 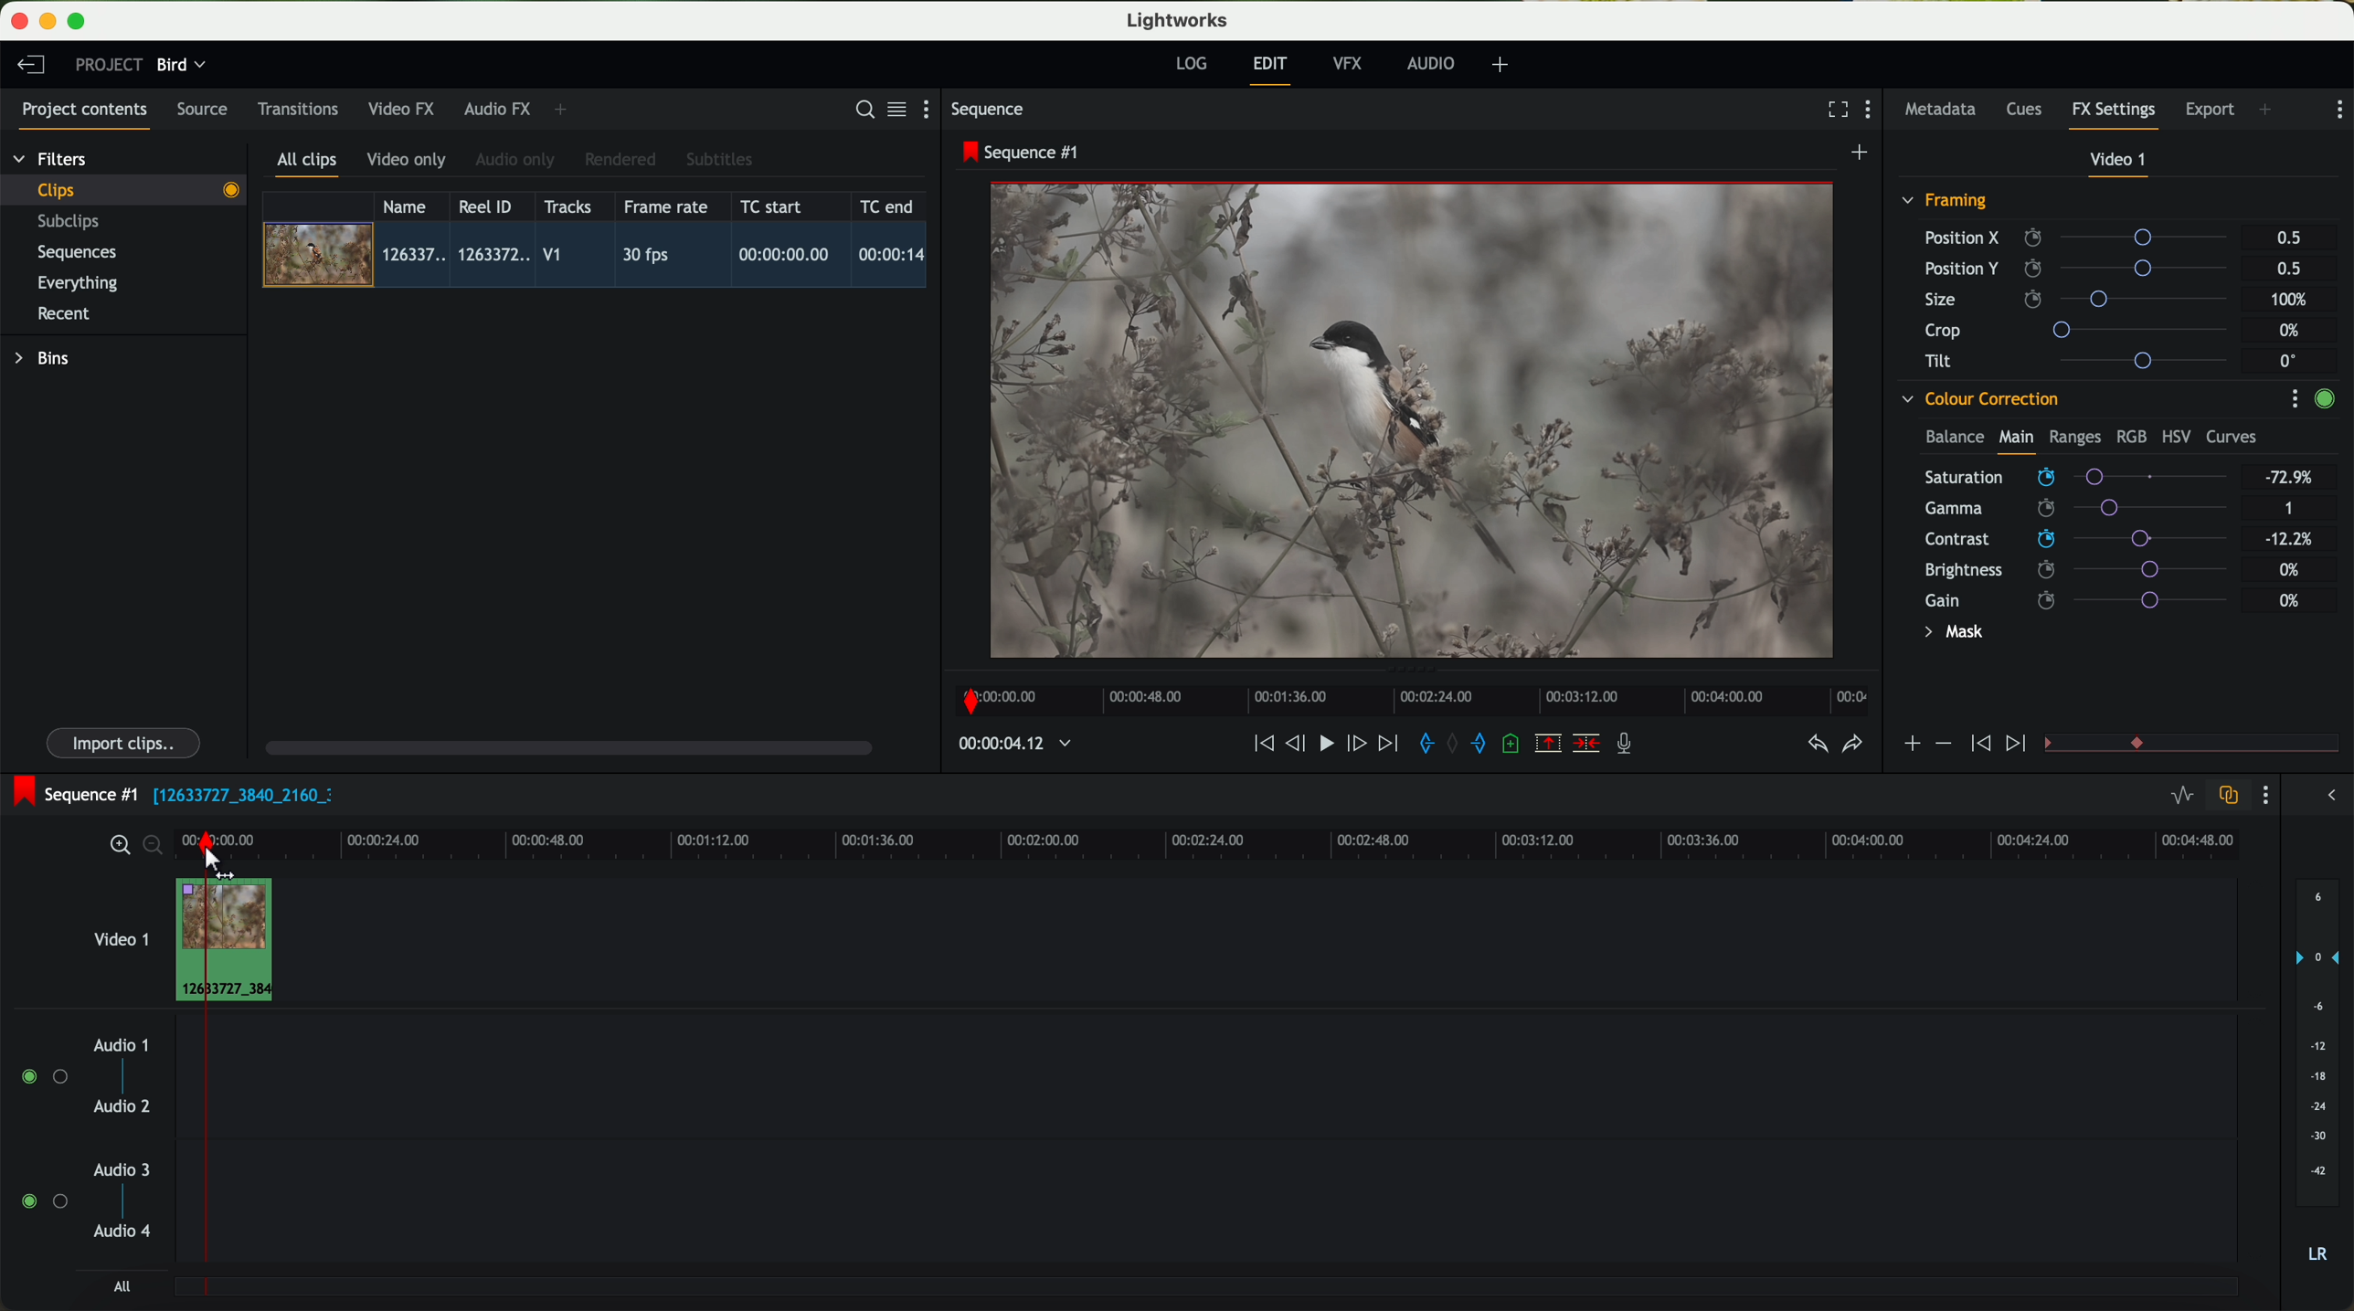 What do you see at coordinates (19, 21) in the screenshot?
I see `close program` at bounding box center [19, 21].